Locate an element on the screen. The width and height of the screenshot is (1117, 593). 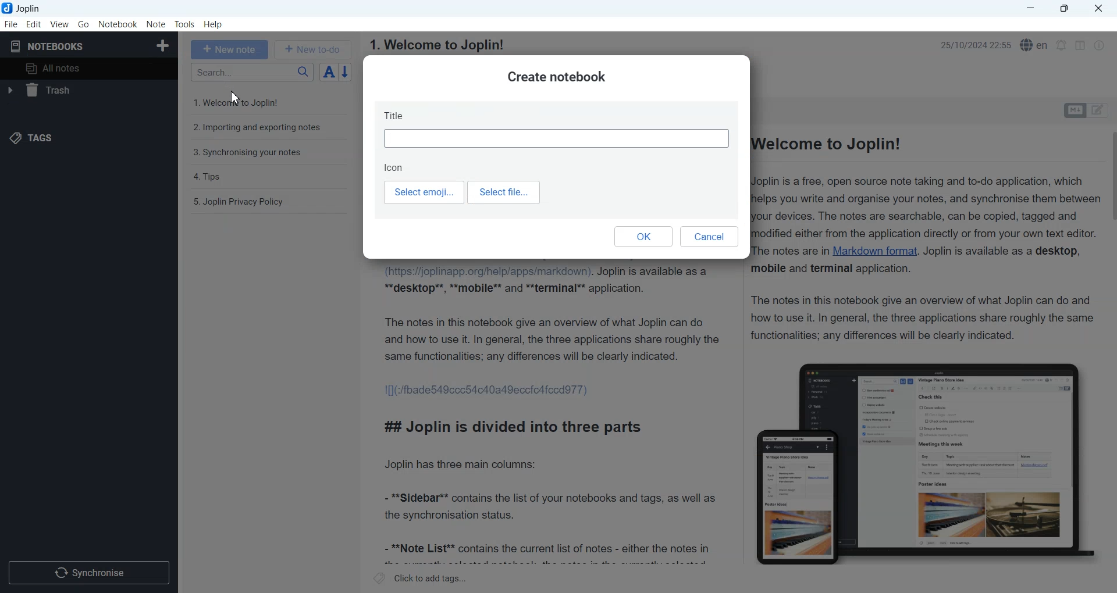
Tools is located at coordinates (185, 24).